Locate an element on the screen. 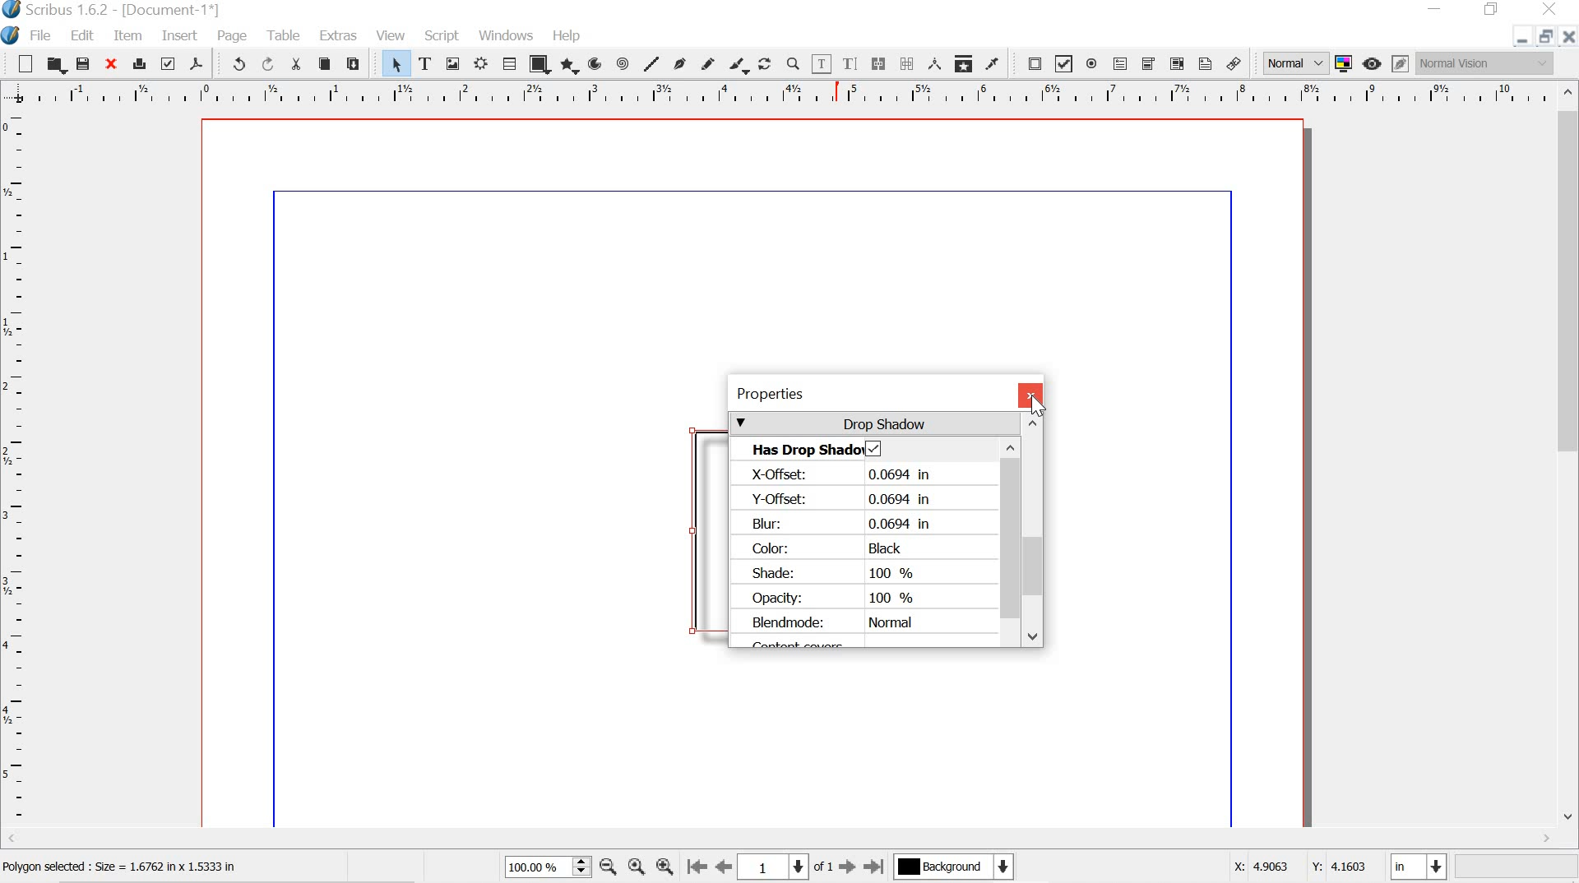  open is located at coordinates (56, 65).